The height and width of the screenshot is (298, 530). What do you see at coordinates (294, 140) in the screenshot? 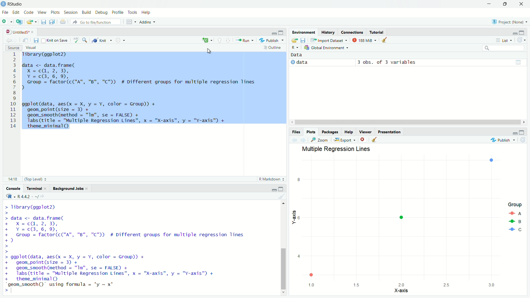
I see `back` at bounding box center [294, 140].